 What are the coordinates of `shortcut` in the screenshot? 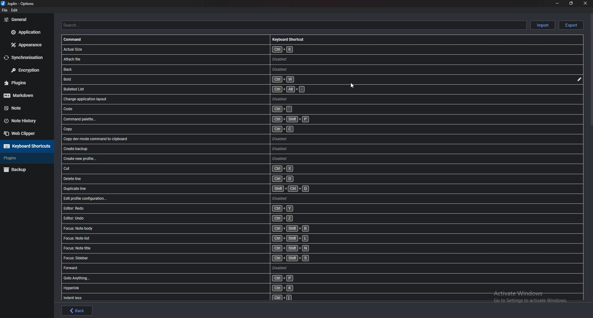 It's located at (206, 199).